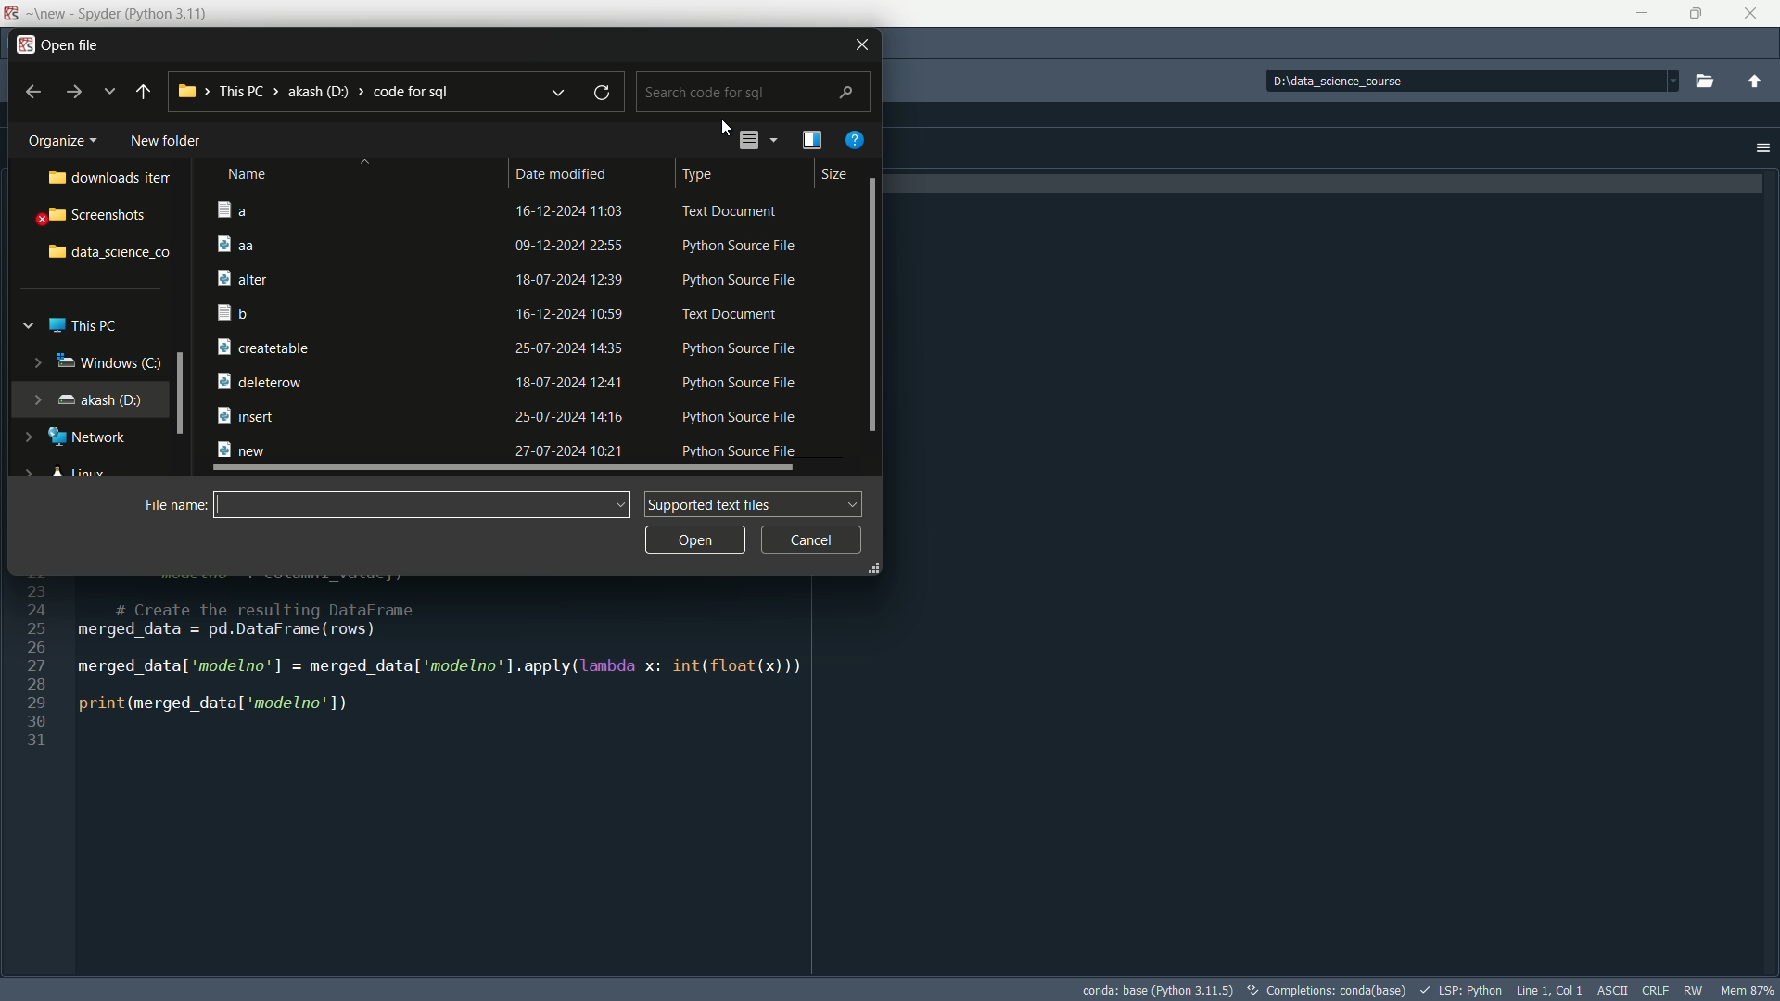 Image resolution: width=1780 pixels, height=1001 pixels. Describe the element at coordinates (753, 90) in the screenshot. I see `search bar` at that location.